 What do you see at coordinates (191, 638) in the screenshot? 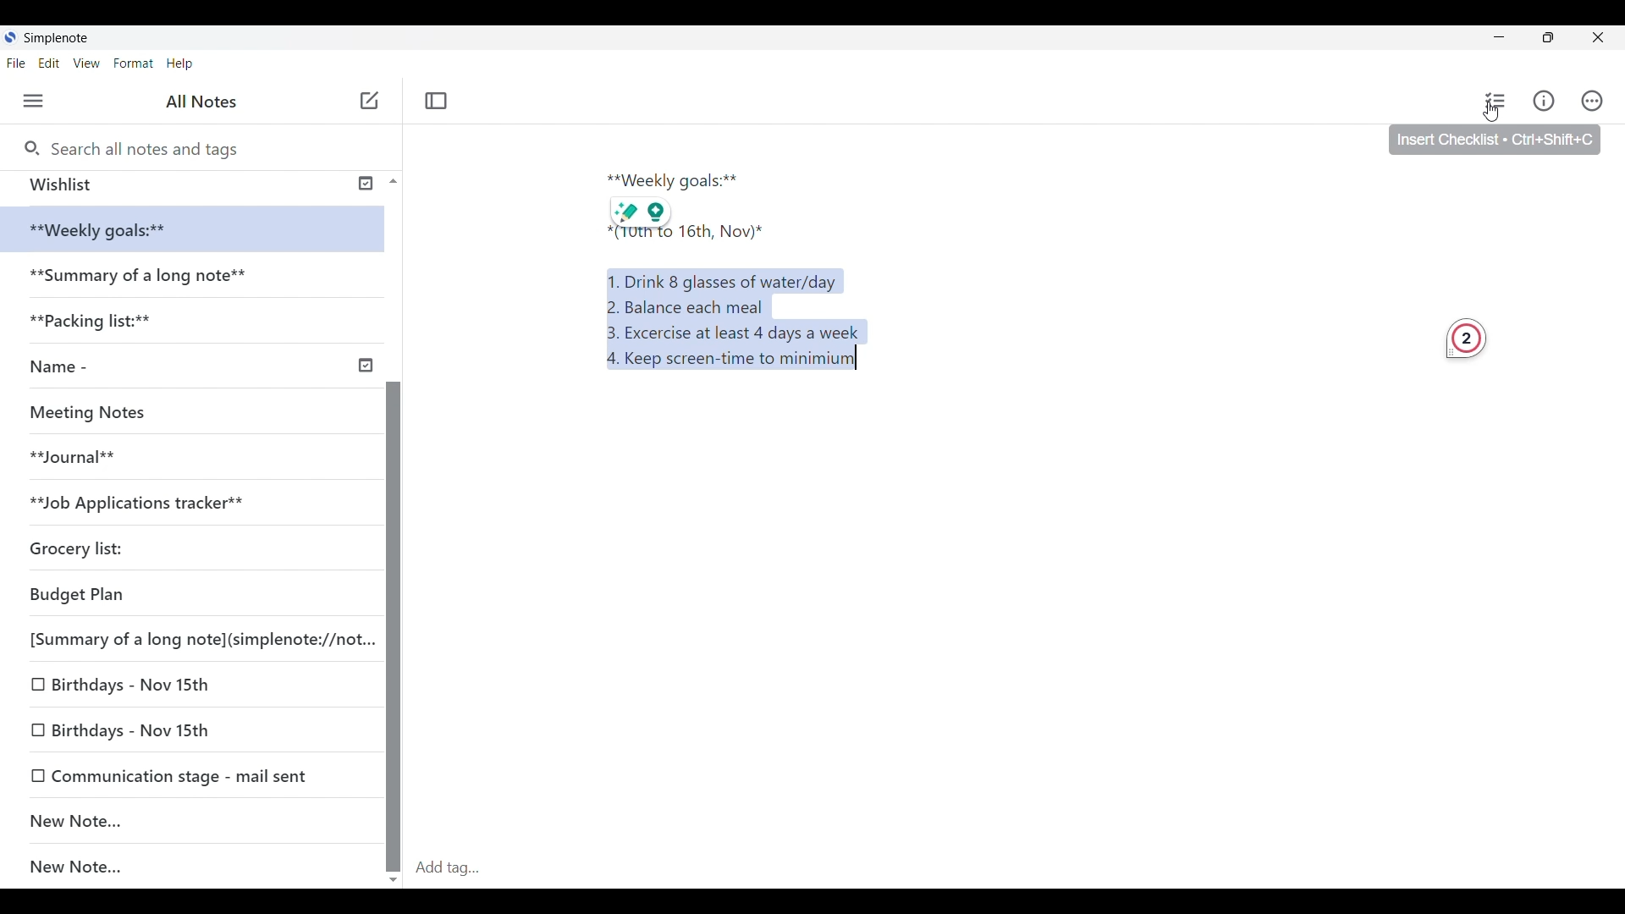
I see `[Summary of a long note](simplenote://not.` at bounding box center [191, 638].